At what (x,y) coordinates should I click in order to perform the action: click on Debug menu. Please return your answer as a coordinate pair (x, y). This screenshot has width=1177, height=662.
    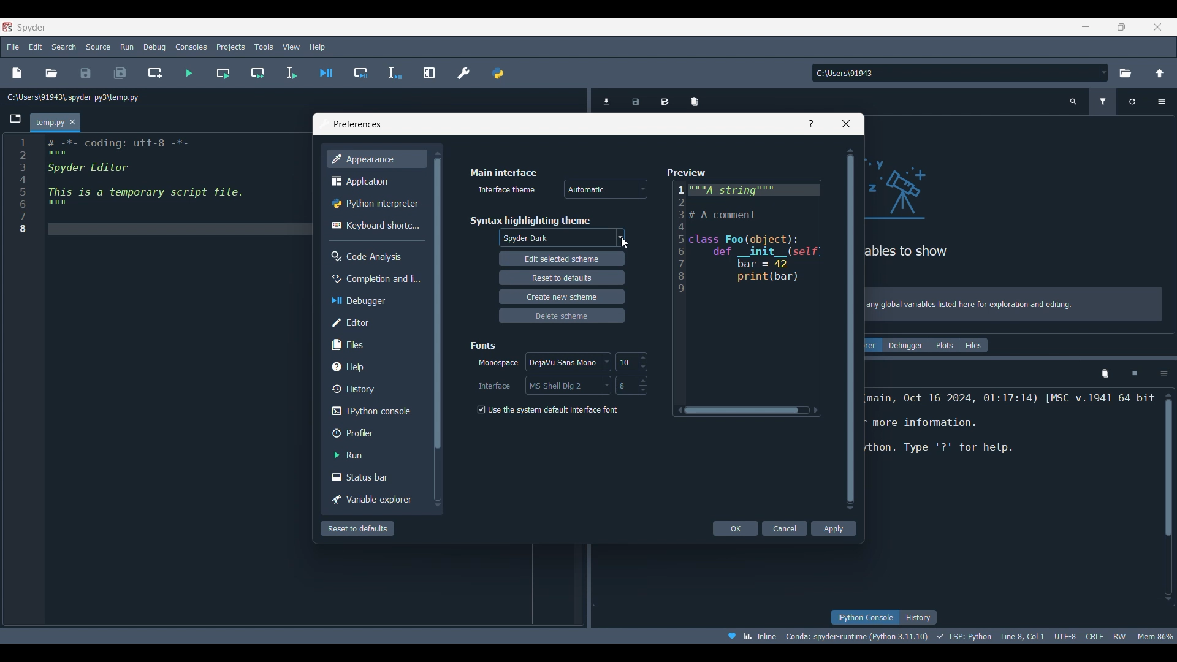
    Looking at the image, I should click on (154, 47).